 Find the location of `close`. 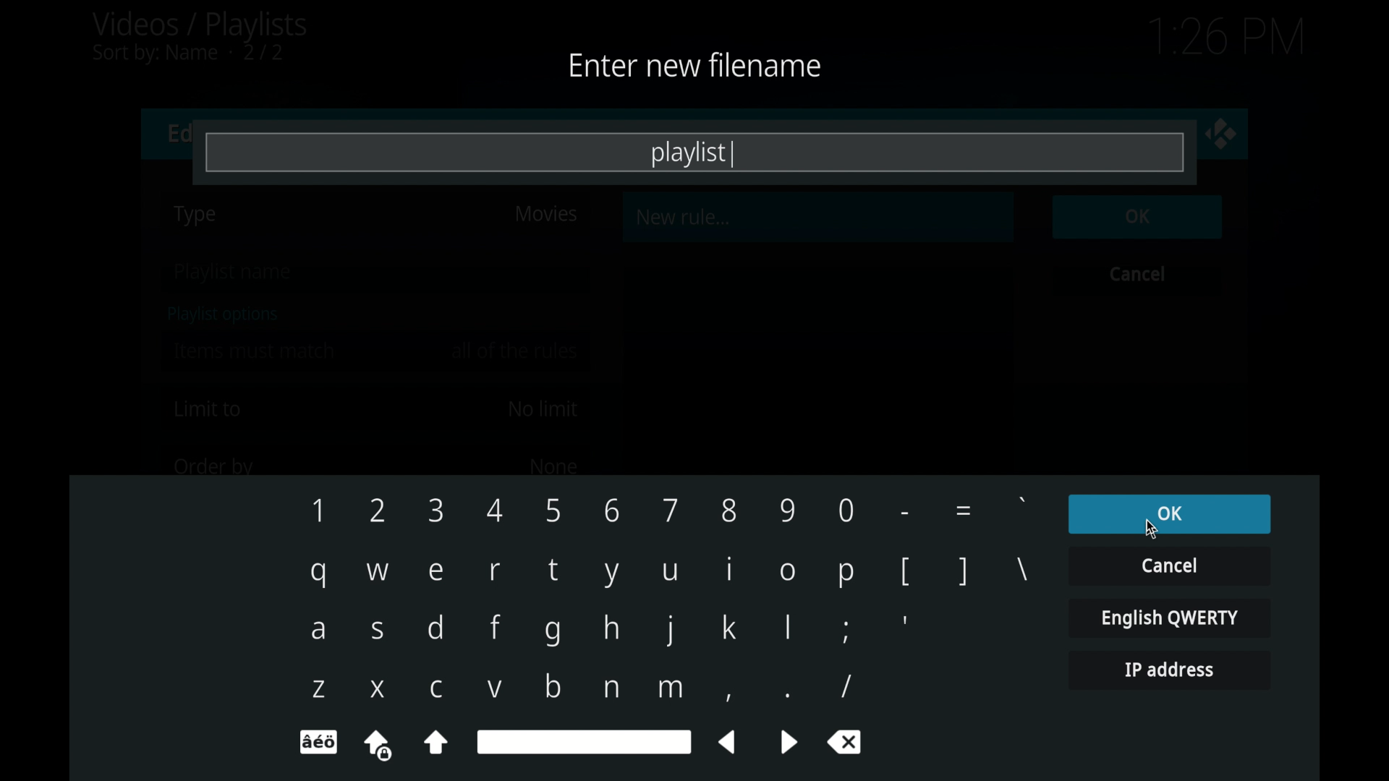

close is located at coordinates (1221, 134).